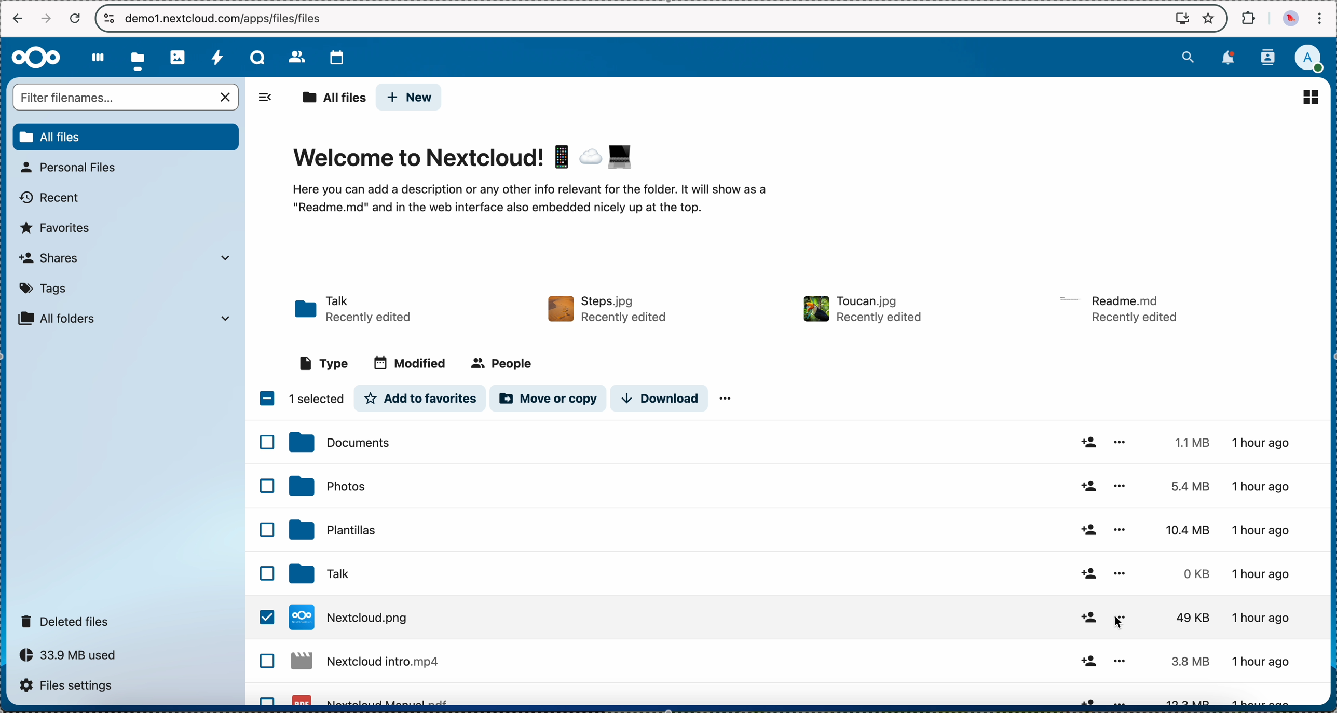 The width and height of the screenshot is (1337, 713). I want to click on file, so click(1121, 309).